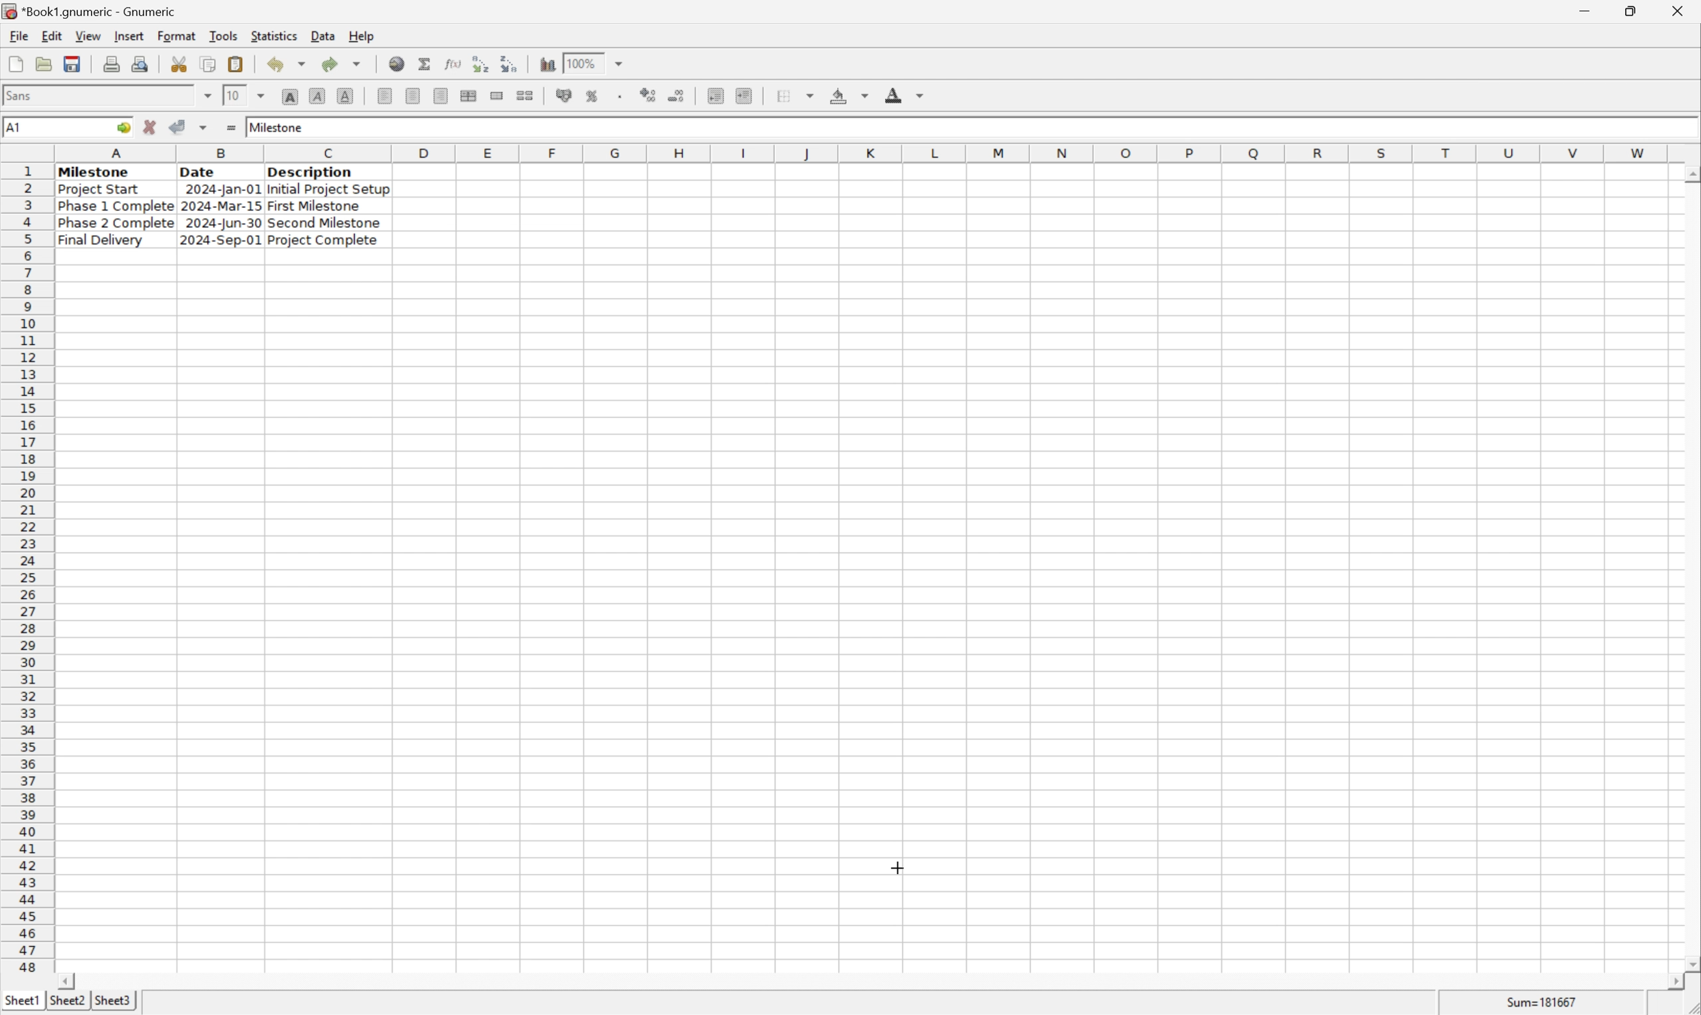 The width and height of the screenshot is (1701, 1015). What do you see at coordinates (362, 34) in the screenshot?
I see `help` at bounding box center [362, 34].